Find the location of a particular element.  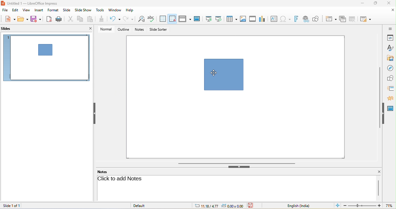

gallery is located at coordinates (389, 57).